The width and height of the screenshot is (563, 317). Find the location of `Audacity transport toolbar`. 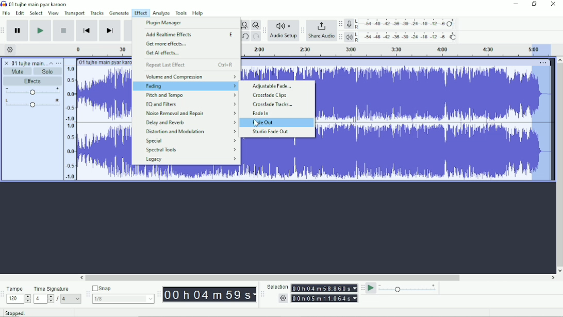

Audacity transport toolbar is located at coordinates (4, 30).